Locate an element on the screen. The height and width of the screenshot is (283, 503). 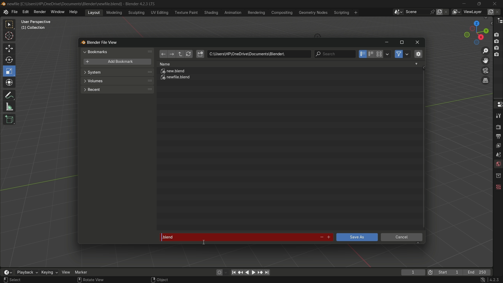
auto keyframe is located at coordinates (226, 272).